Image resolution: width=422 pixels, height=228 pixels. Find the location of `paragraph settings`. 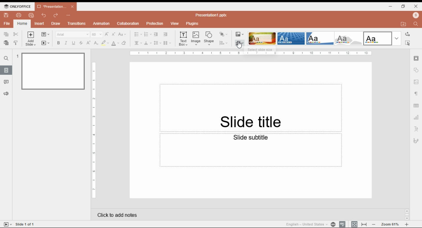

paragraph settings is located at coordinates (417, 95).